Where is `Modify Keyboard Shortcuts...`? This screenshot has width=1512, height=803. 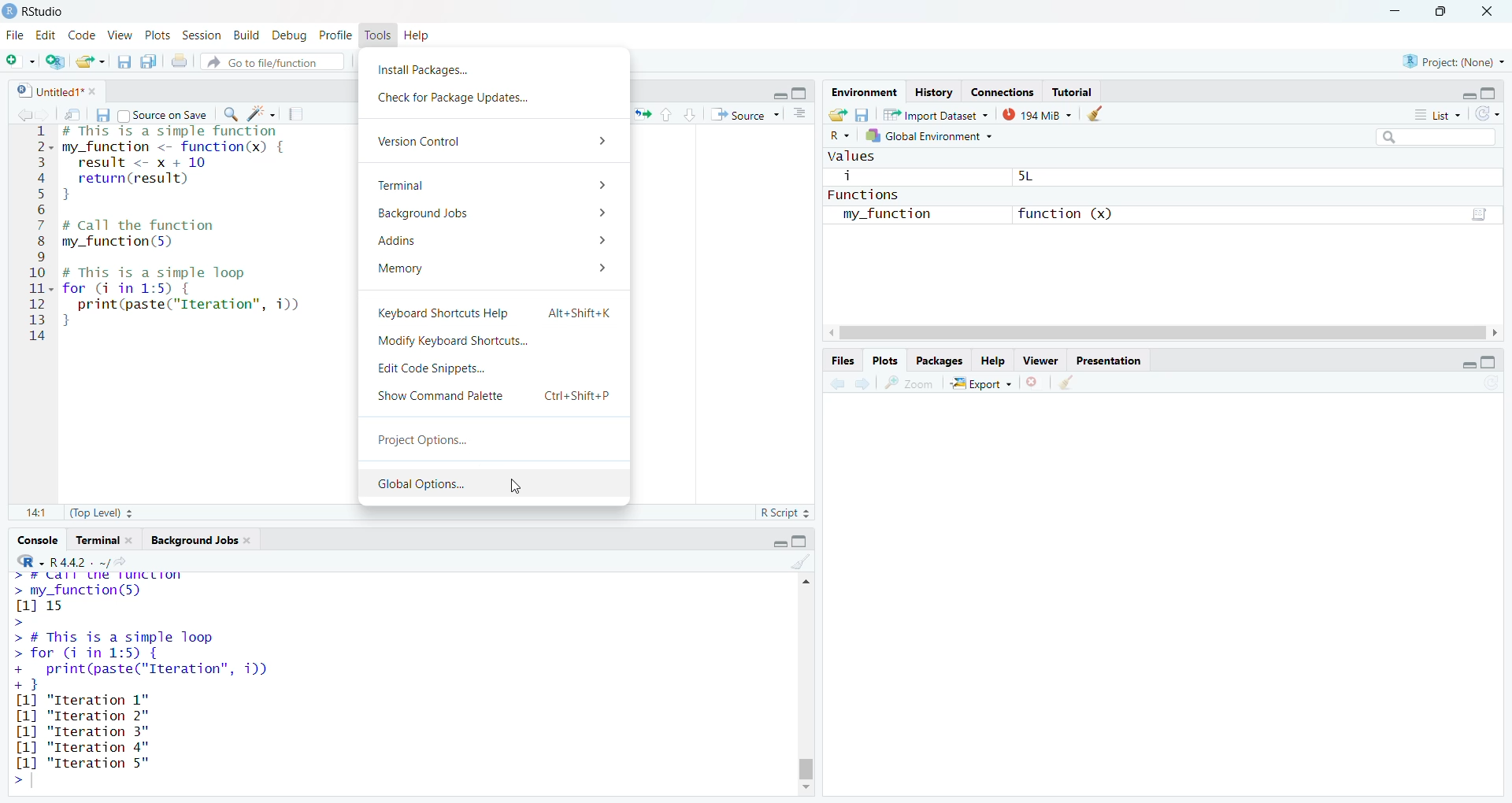 Modify Keyboard Shortcuts... is located at coordinates (458, 342).